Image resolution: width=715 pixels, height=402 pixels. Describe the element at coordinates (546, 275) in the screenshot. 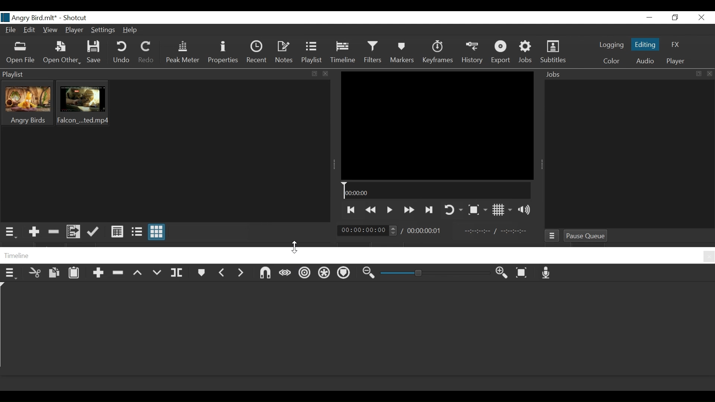

I see `Record audio` at that location.